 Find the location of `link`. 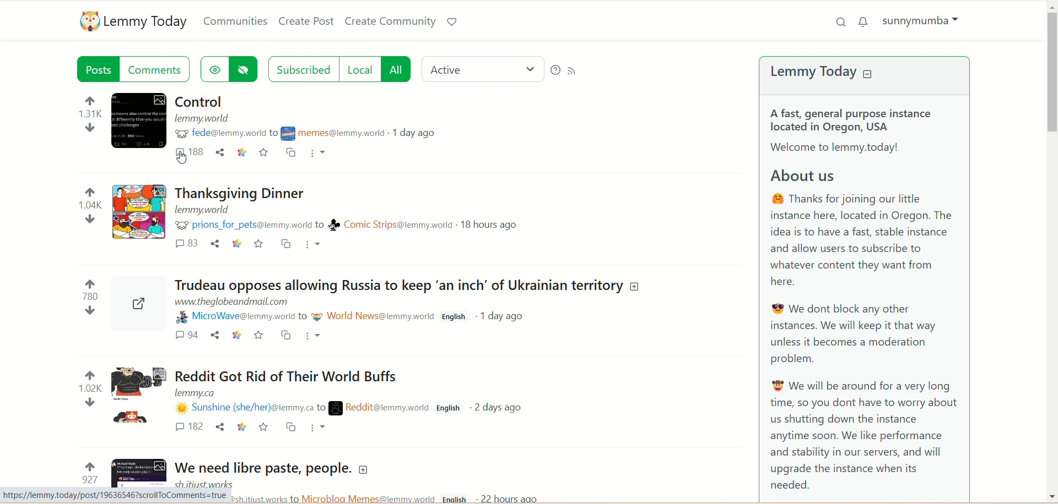

link is located at coordinates (237, 336).